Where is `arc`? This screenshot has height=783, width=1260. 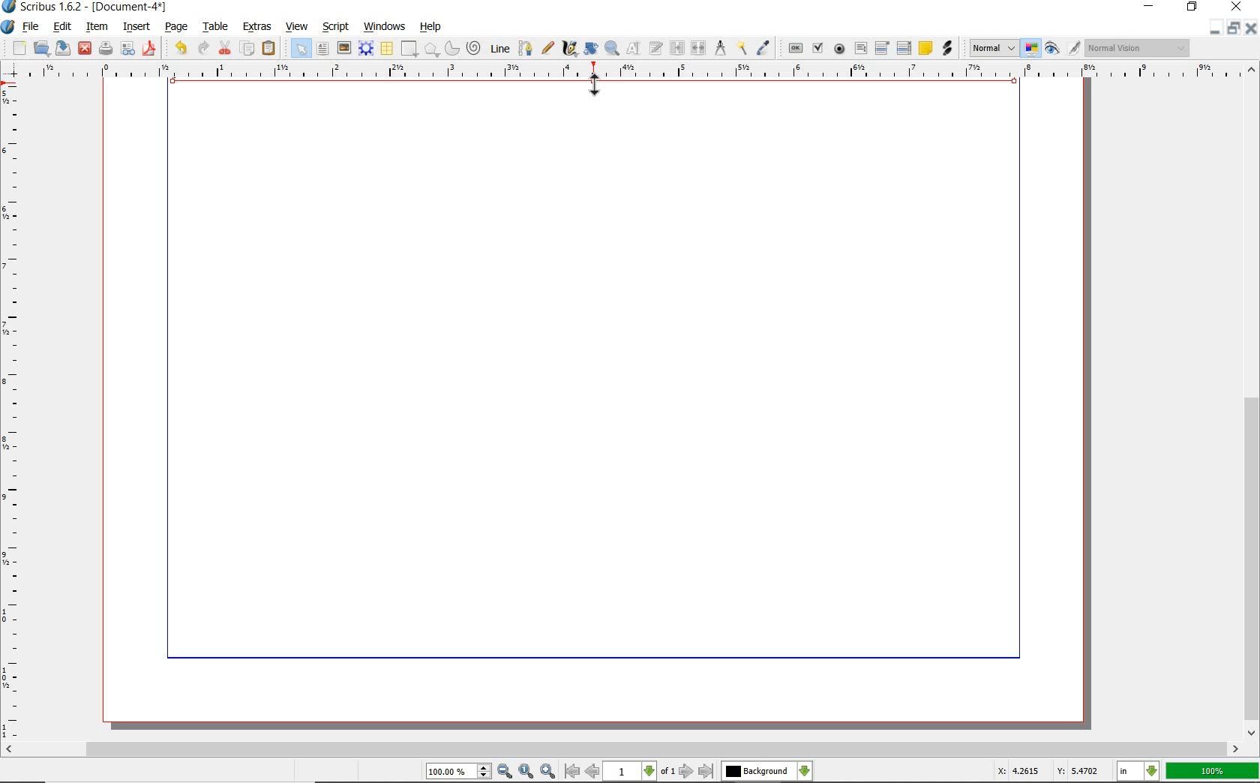 arc is located at coordinates (452, 47).